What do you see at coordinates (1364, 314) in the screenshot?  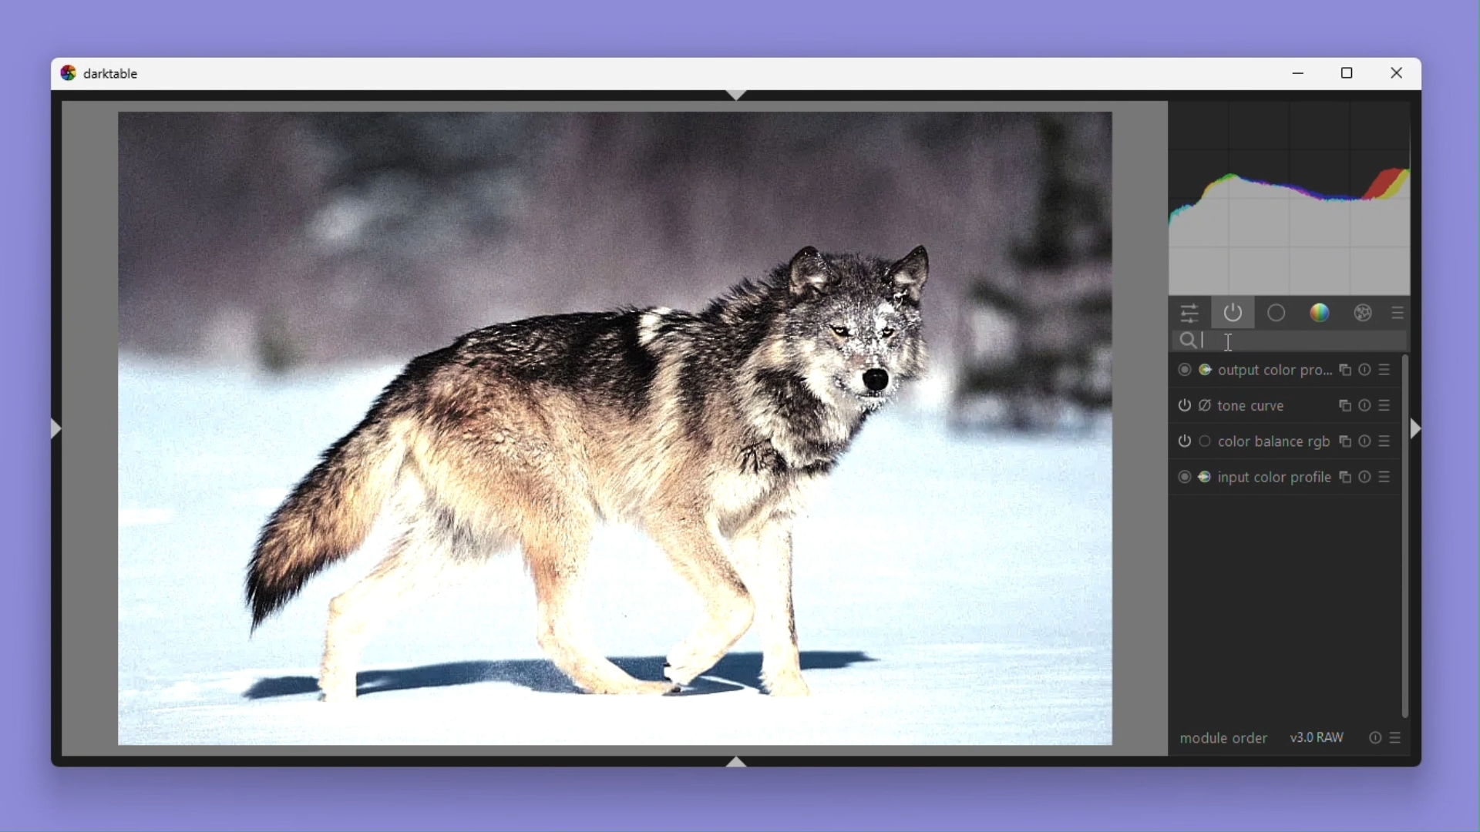 I see `Effect` at bounding box center [1364, 314].